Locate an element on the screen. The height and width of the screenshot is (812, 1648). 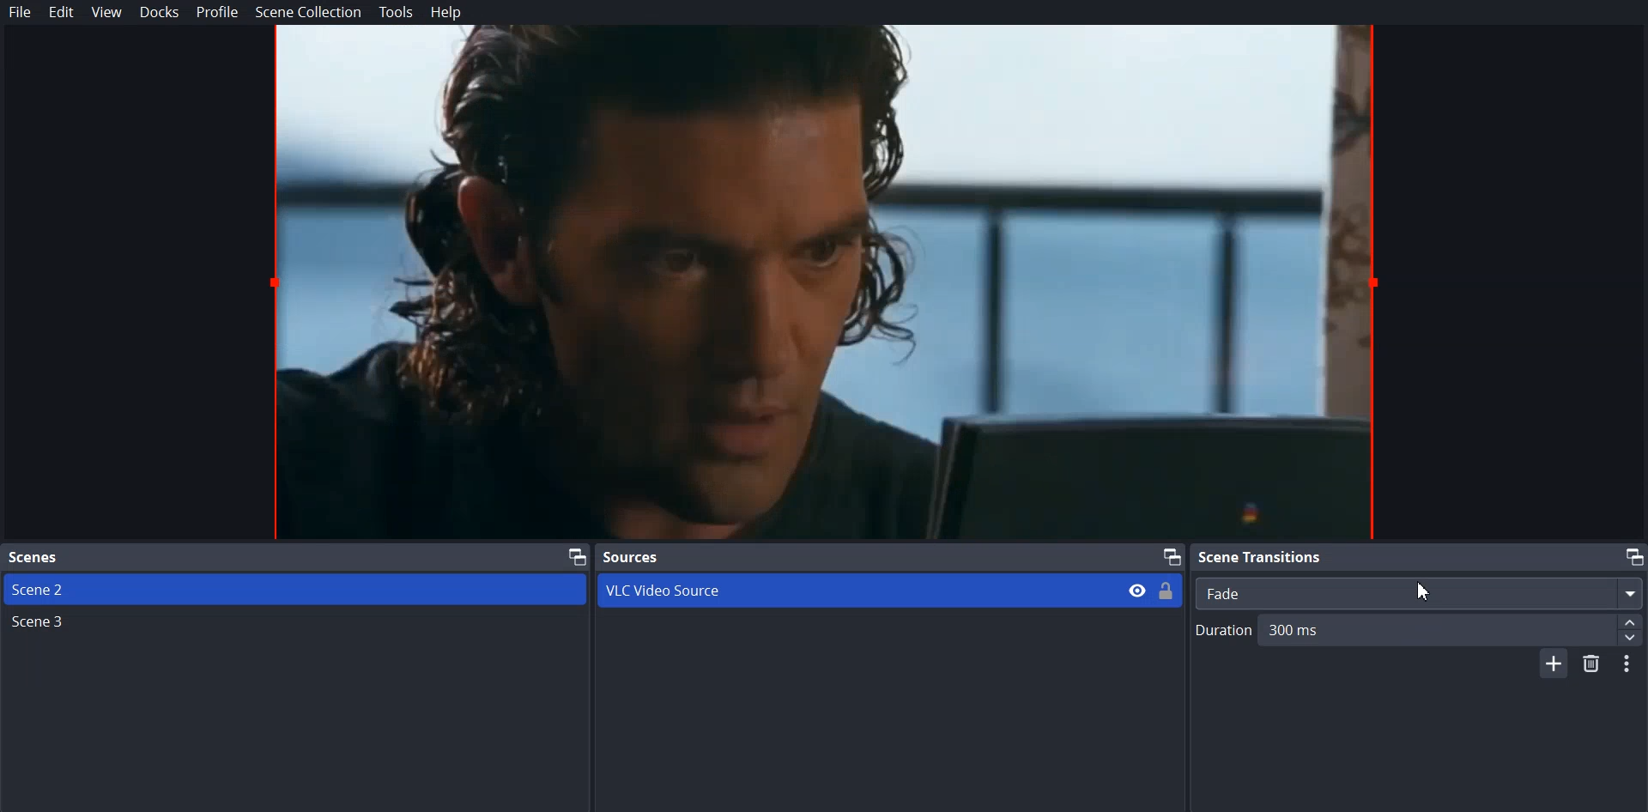
Help is located at coordinates (441, 12).